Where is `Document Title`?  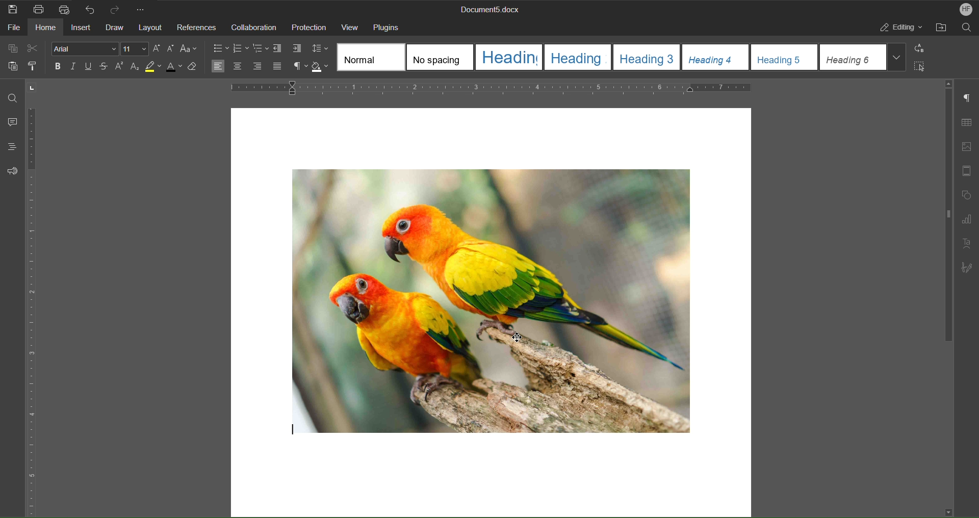
Document Title is located at coordinates (488, 10).